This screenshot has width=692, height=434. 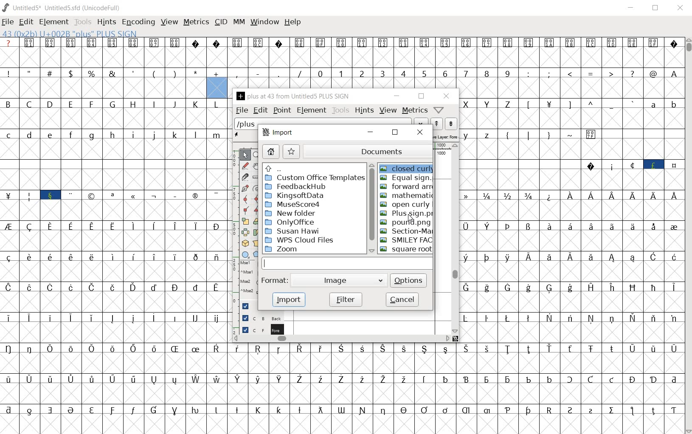 What do you see at coordinates (342, 338) in the screenshot?
I see `scrollbar` at bounding box center [342, 338].